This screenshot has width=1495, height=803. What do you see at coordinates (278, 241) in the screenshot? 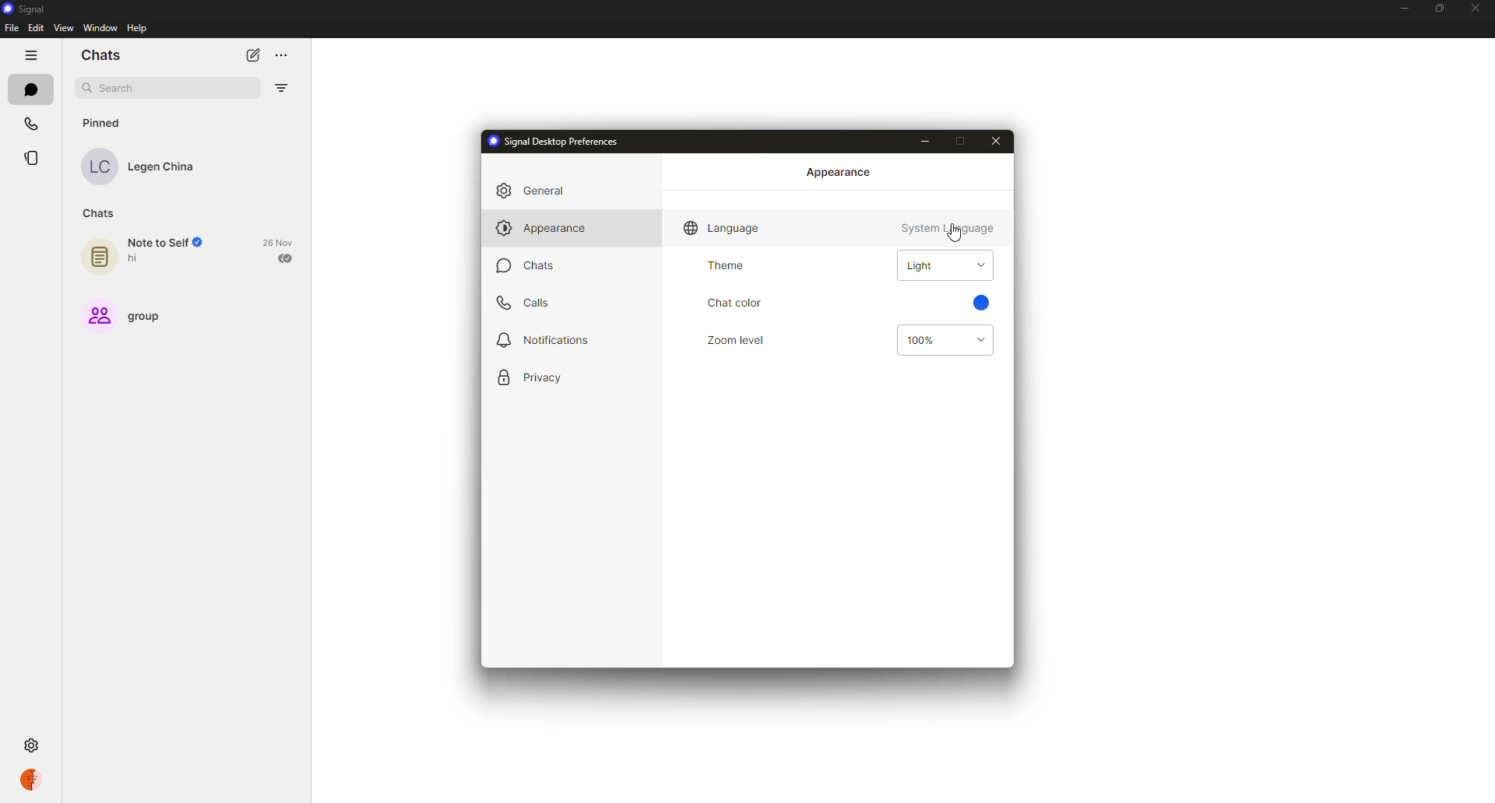
I see `date` at bounding box center [278, 241].